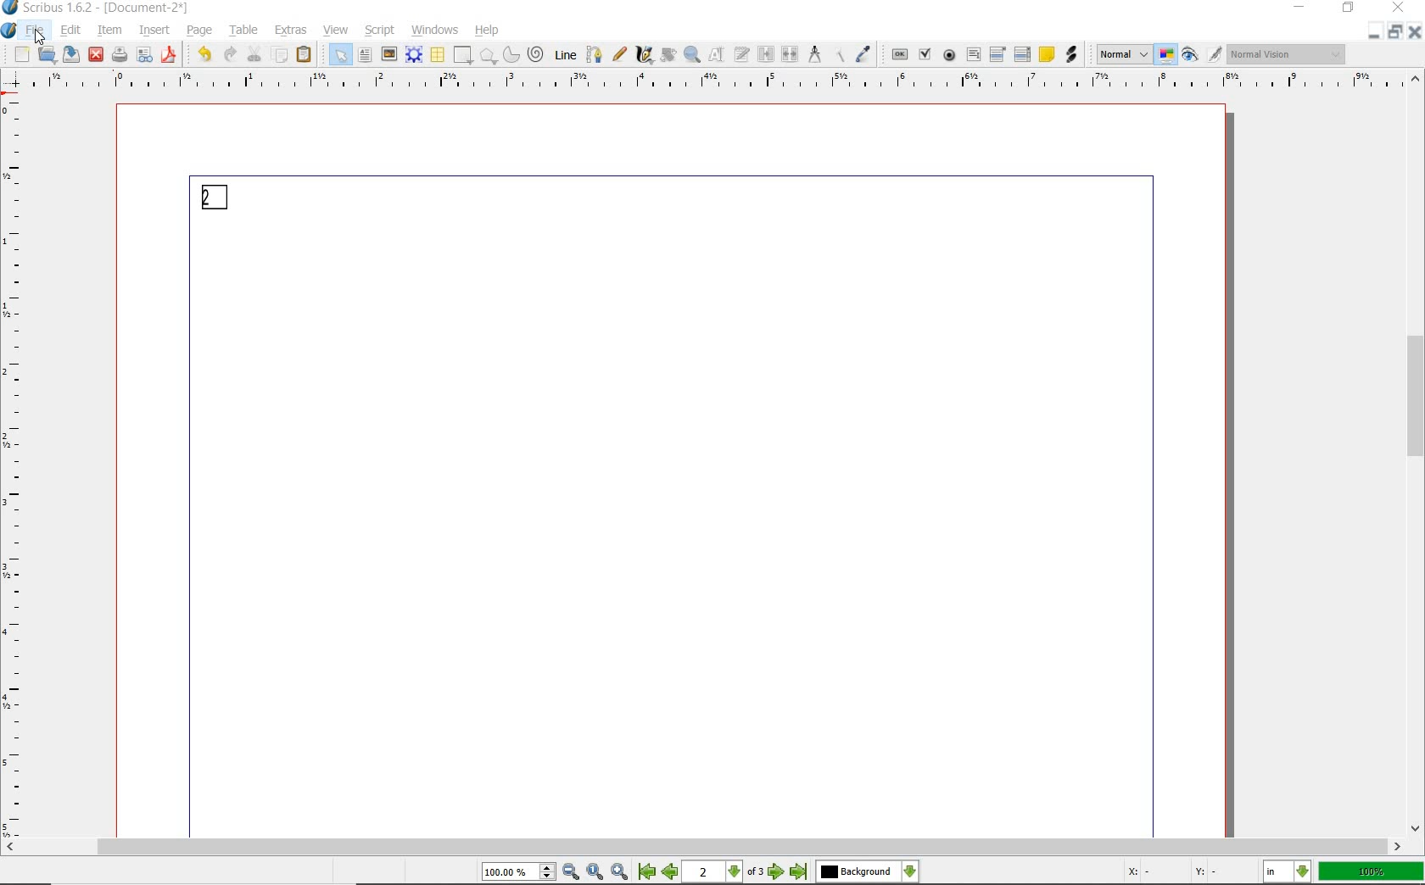 The height and width of the screenshot is (885, 1425). I want to click on 2 of 3, so click(725, 872).